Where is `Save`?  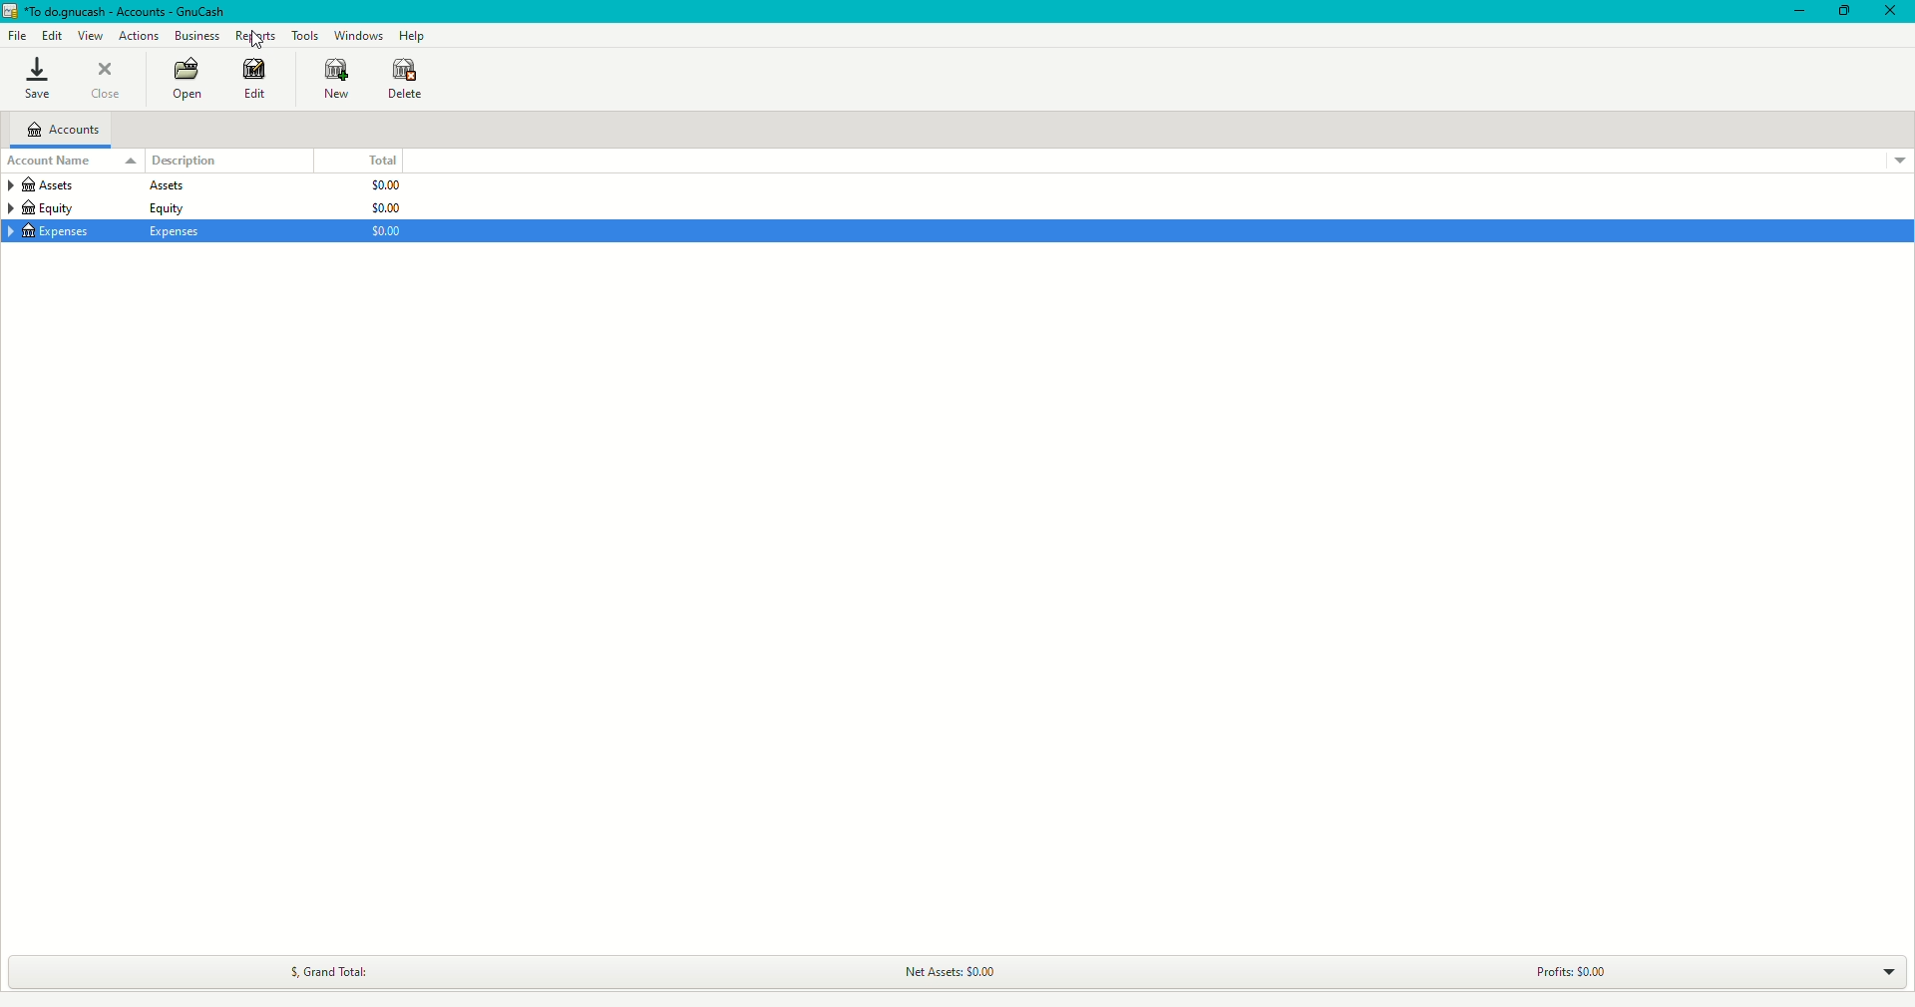 Save is located at coordinates (33, 80).